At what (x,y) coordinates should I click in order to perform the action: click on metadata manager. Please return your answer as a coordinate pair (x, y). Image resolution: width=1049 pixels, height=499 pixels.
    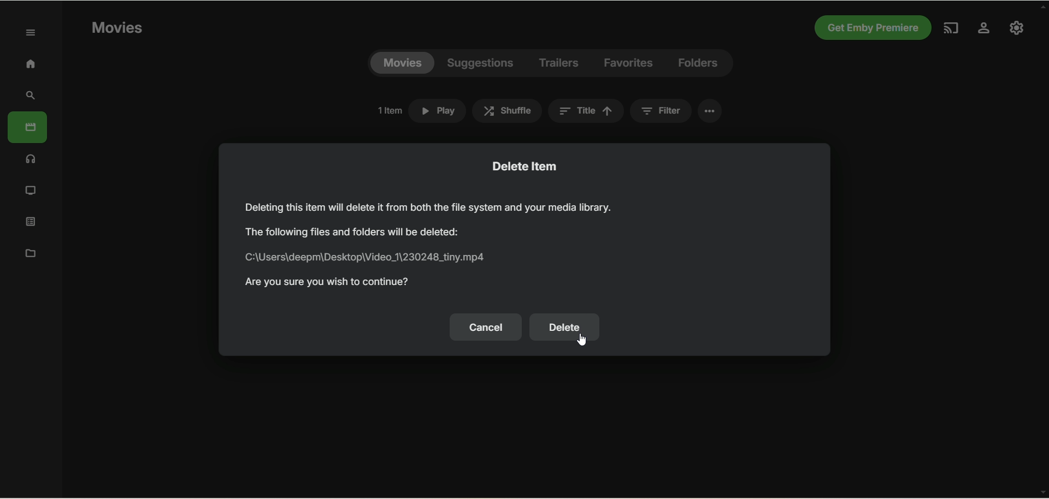
    Looking at the image, I should click on (28, 252).